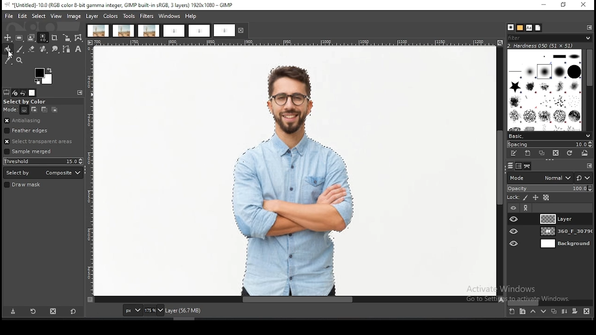 The image size is (596, 335). Describe the element at coordinates (549, 145) in the screenshot. I see `spacing` at that location.